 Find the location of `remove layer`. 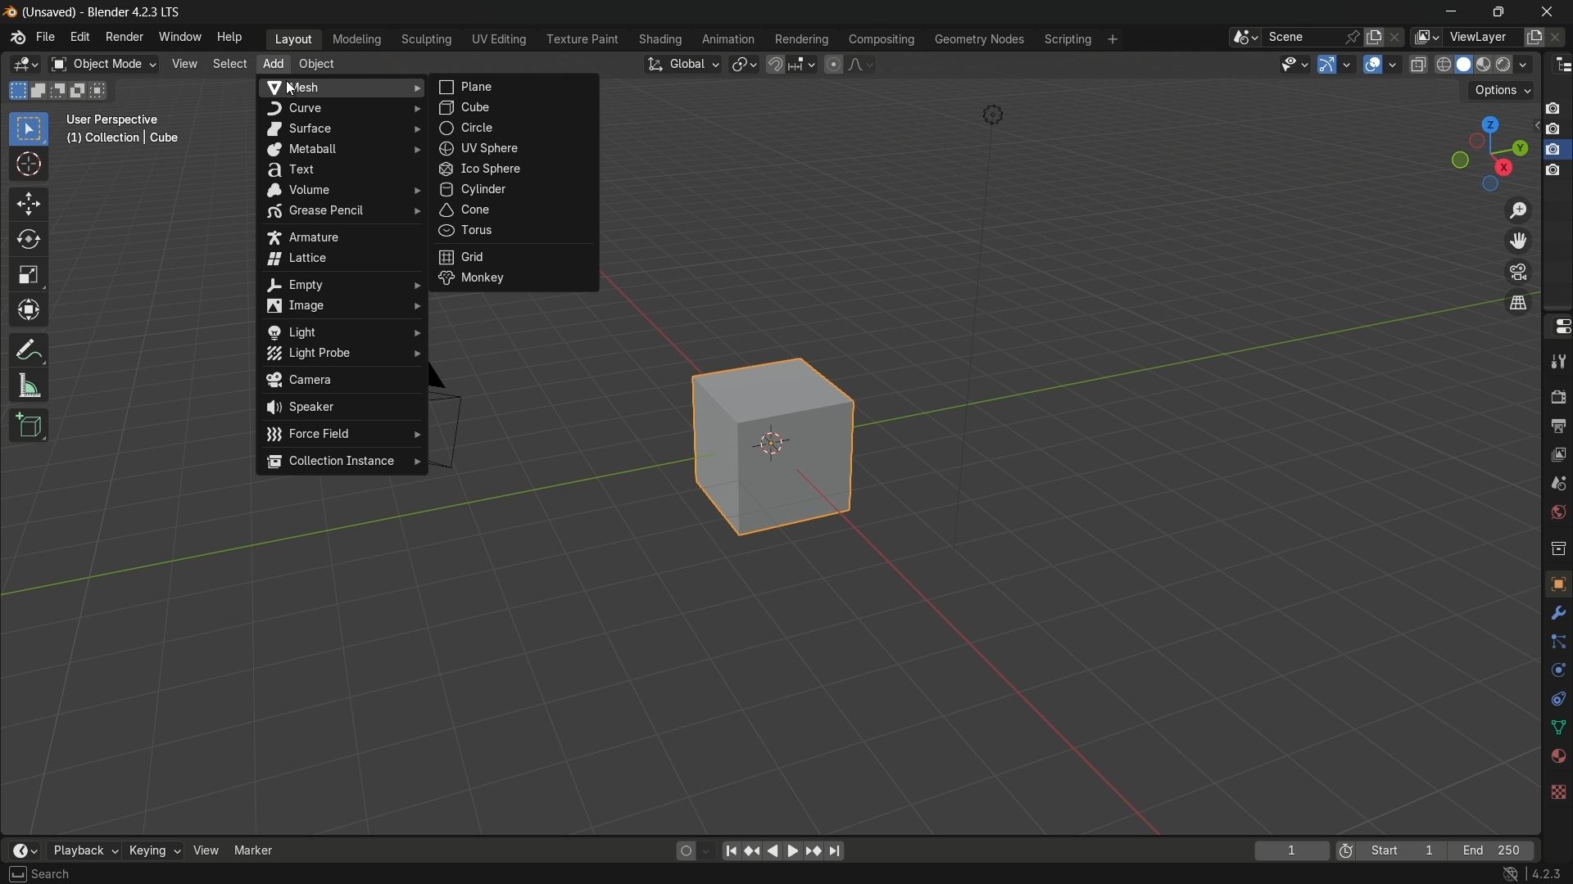

remove layer is located at coordinates (1558, 37).